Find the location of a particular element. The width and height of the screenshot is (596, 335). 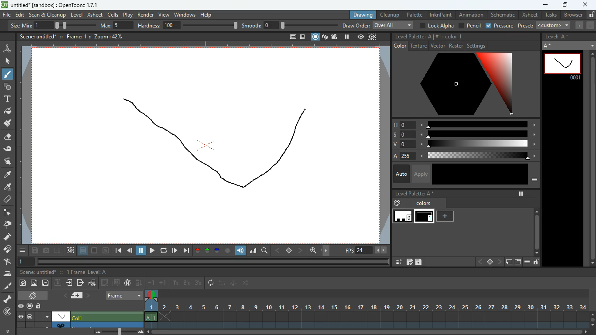

view is located at coordinates (361, 37).